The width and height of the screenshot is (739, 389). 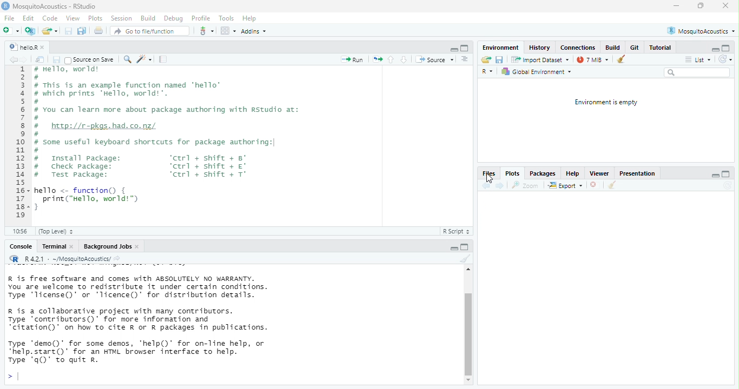 I want to click on  Go to file/function, so click(x=149, y=31).